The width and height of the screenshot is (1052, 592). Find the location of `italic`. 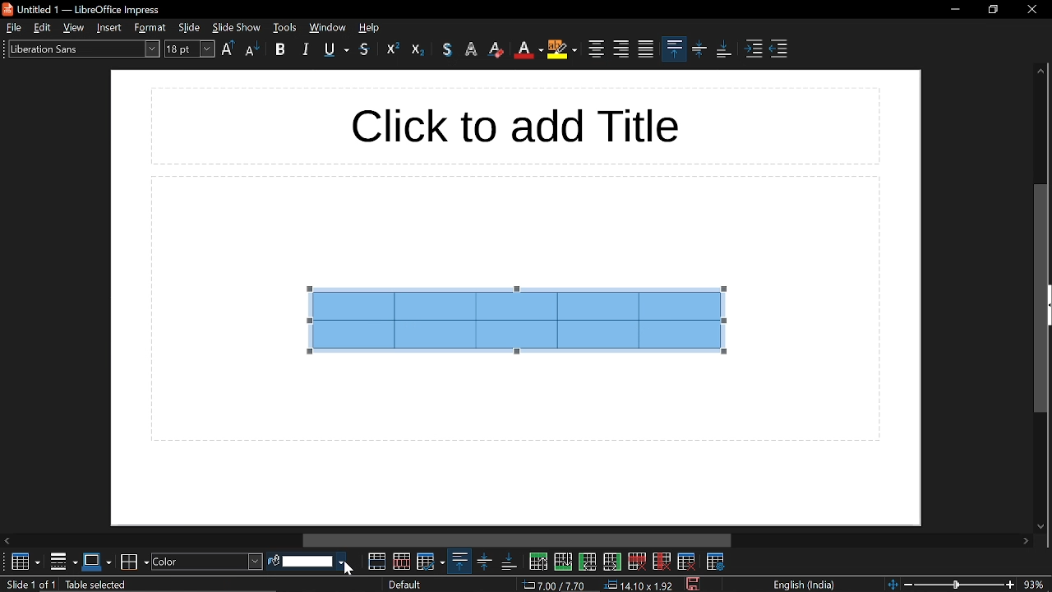

italic is located at coordinates (306, 48).